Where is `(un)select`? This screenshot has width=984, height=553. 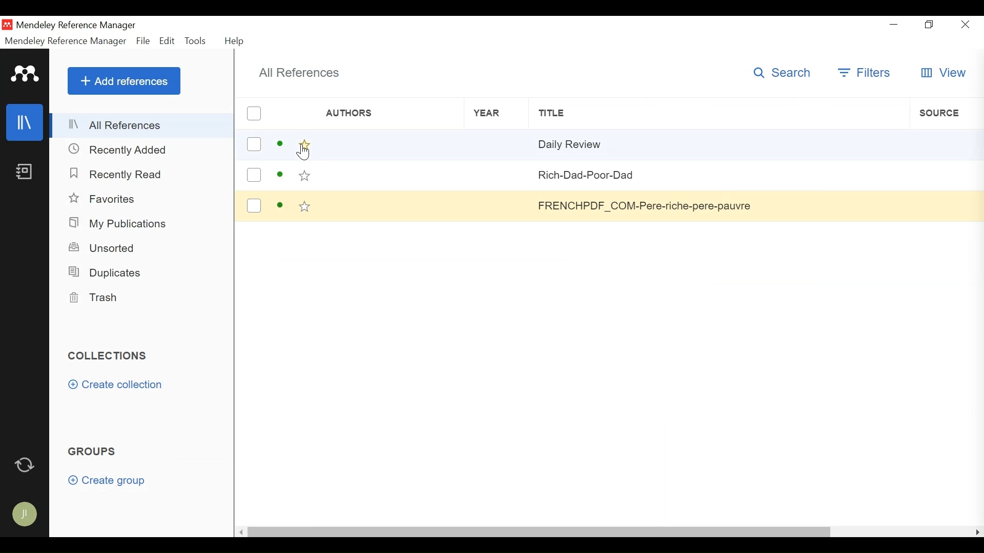 (un)select is located at coordinates (254, 205).